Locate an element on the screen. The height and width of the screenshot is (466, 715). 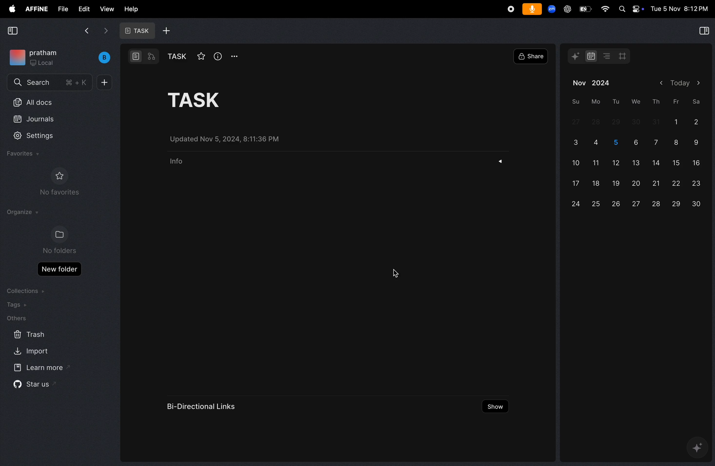
journals is located at coordinates (40, 118).